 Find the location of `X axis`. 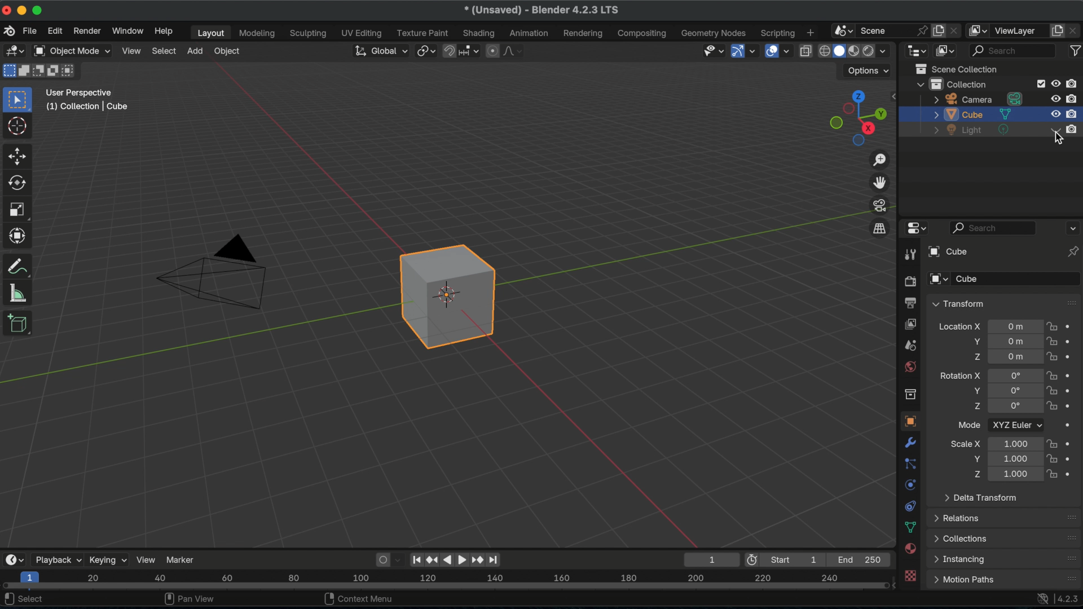

X axis is located at coordinates (314, 145).